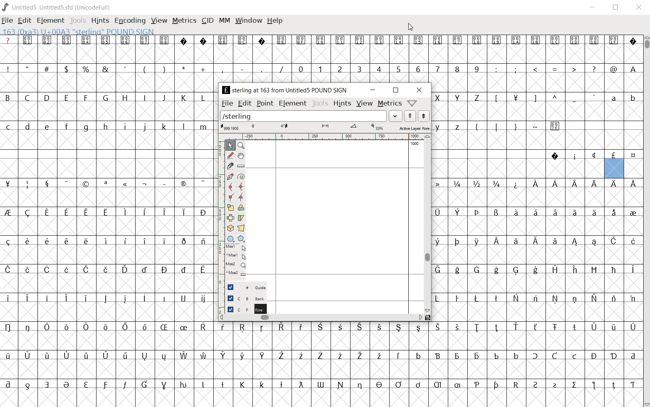 The image size is (650, 407). I want to click on Symbol, so click(47, 356).